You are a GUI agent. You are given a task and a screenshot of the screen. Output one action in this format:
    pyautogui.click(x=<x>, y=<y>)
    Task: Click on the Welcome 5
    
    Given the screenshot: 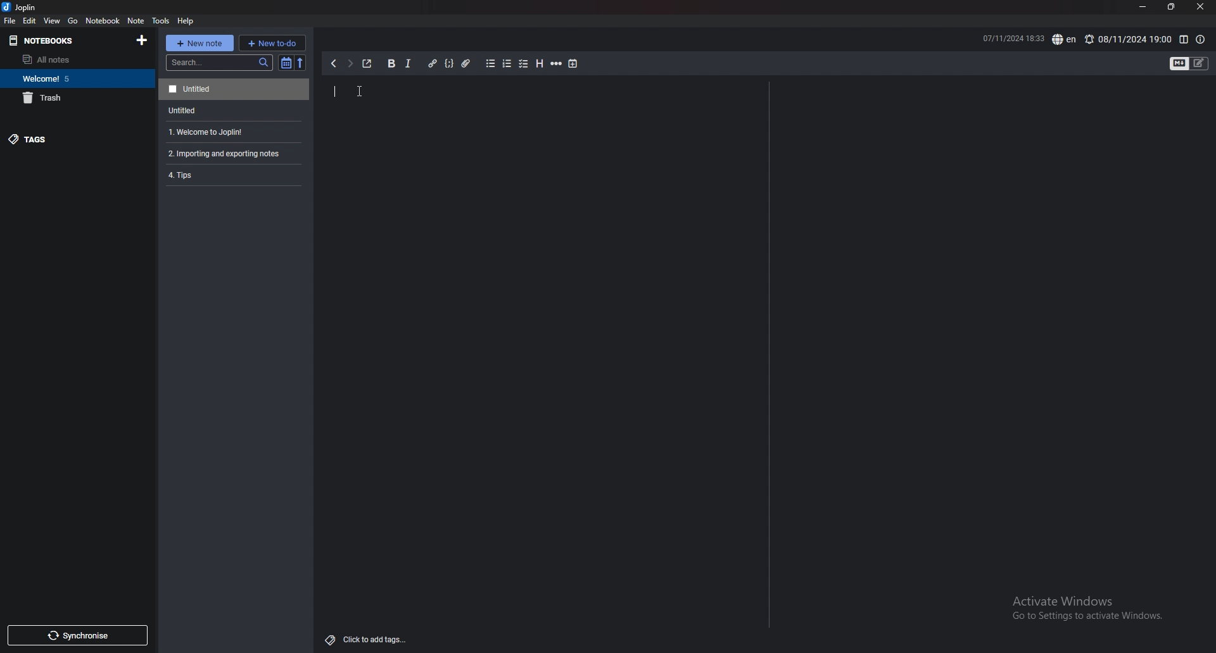 What is the action you would take?
    pyautogui.click(x=74, y=78)
    